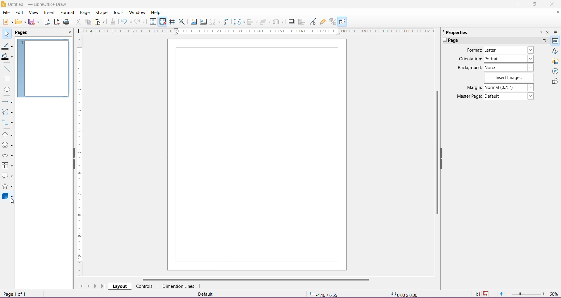  Describe the element at coordinates (226, 22) in the screenshot. I see `Insert Fontwork Text` at that location.